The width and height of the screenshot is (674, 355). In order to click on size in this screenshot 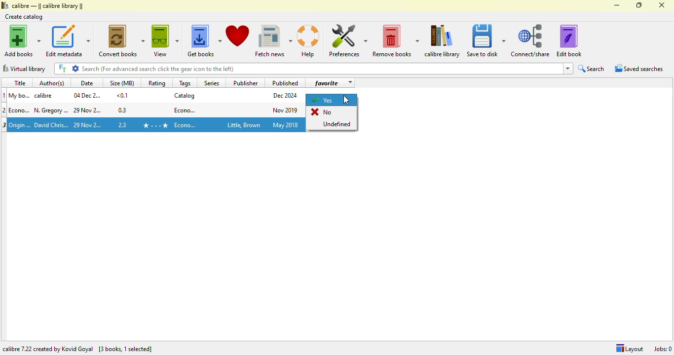, I will do `click(123, 110)`.